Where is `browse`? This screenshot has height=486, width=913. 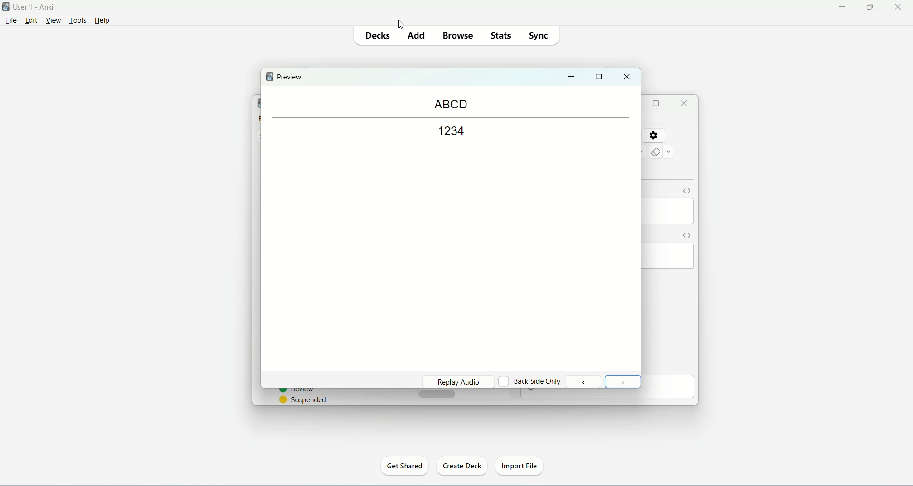
browse is located at coordinates (458, 35).